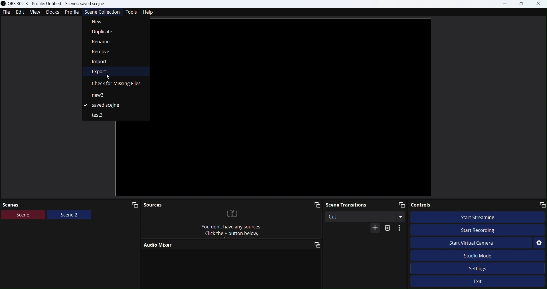 This screenshot has height=289, width=547. Describe the element at coordinates (69, 215) in the screenshot. I see `Scene2` at that location.